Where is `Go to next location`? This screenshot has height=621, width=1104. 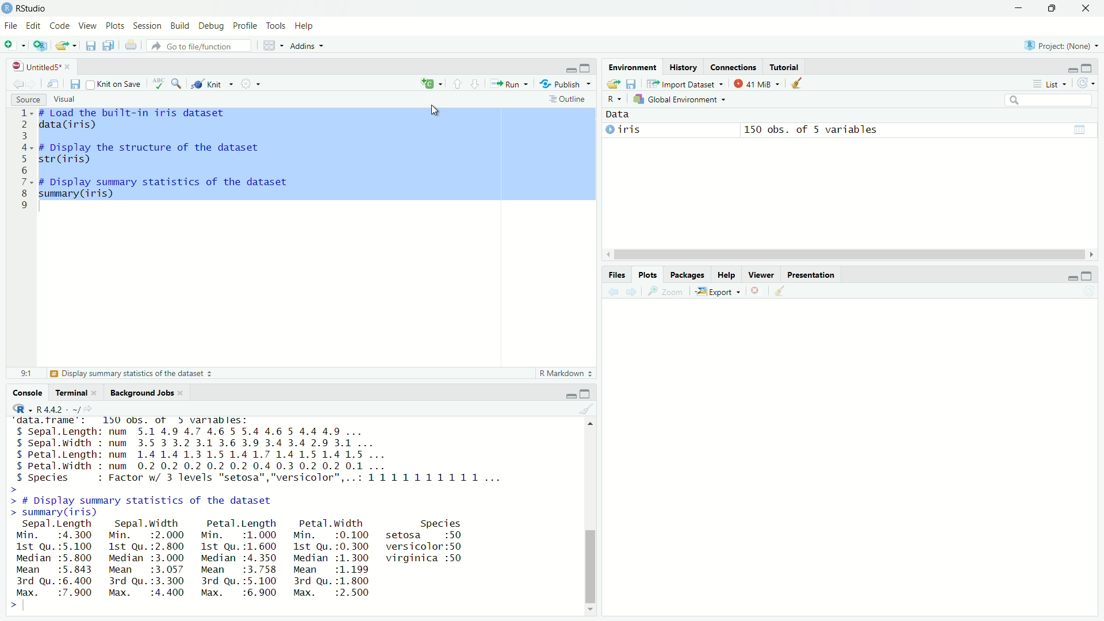
Go to next location is located at coordinates (33, 83).